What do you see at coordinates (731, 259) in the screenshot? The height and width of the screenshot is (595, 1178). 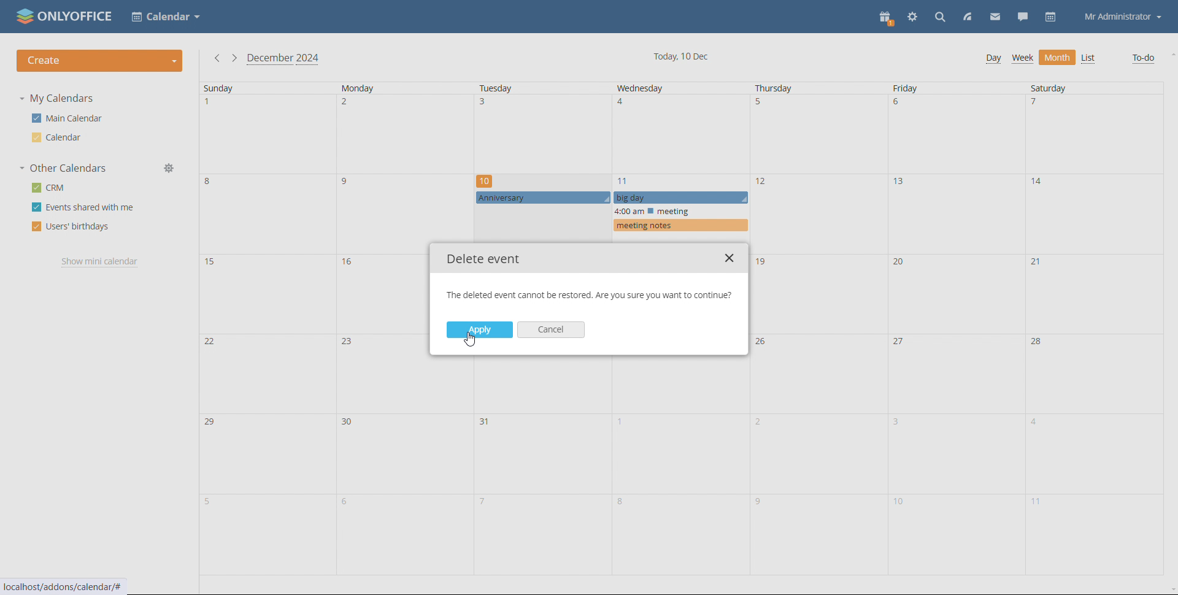 I see `close` at bounding box center [731, 259].